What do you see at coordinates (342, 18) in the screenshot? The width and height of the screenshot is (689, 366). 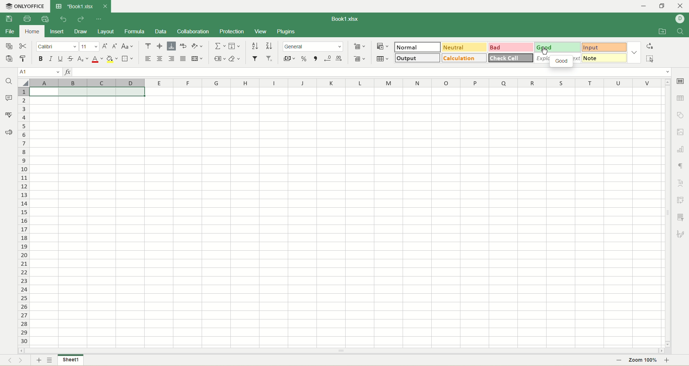 I see `Book1.xlsx` at bounding box center [342, 18].